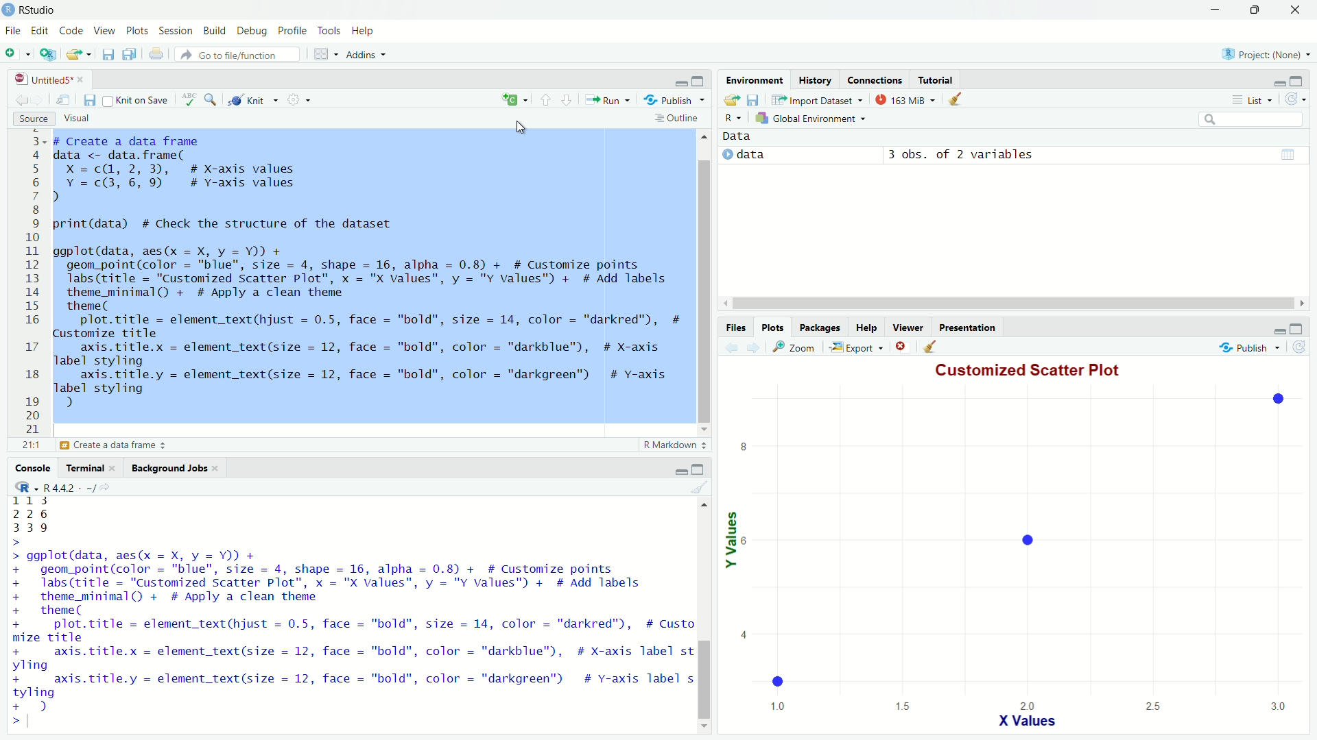  I want to click on Copy File, so click(515, 101).